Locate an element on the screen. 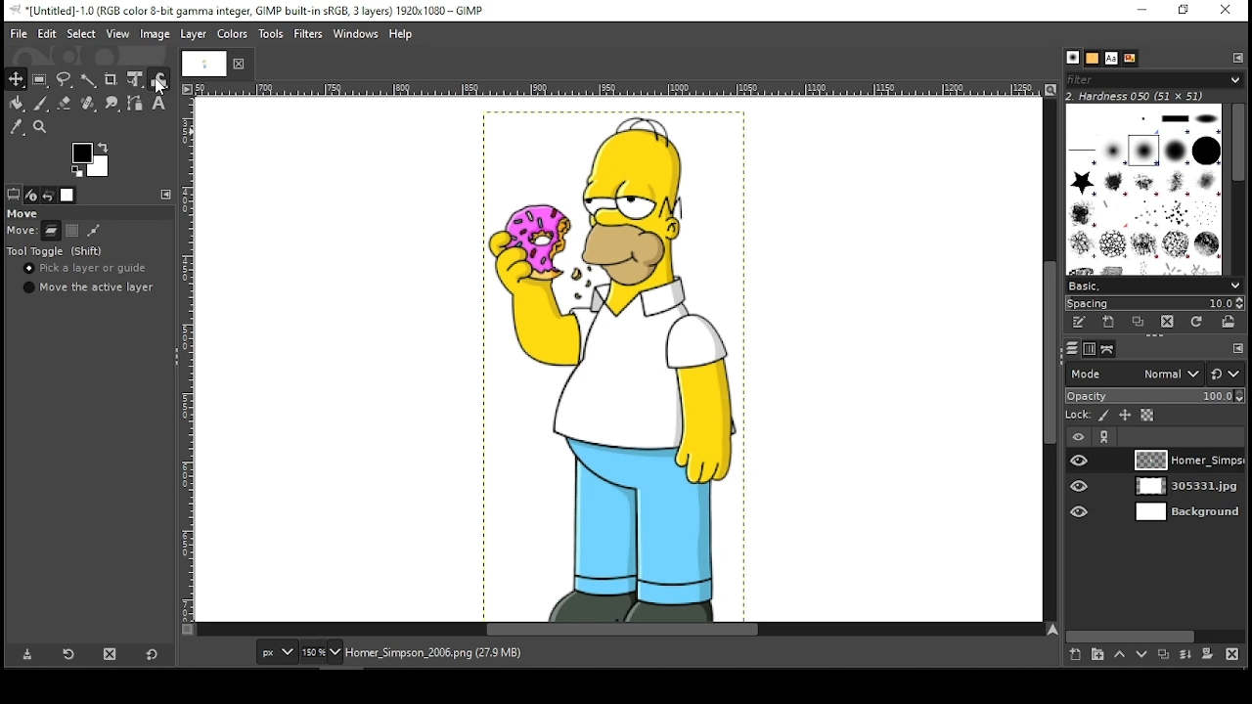  move is located at coordinates (27, 214).